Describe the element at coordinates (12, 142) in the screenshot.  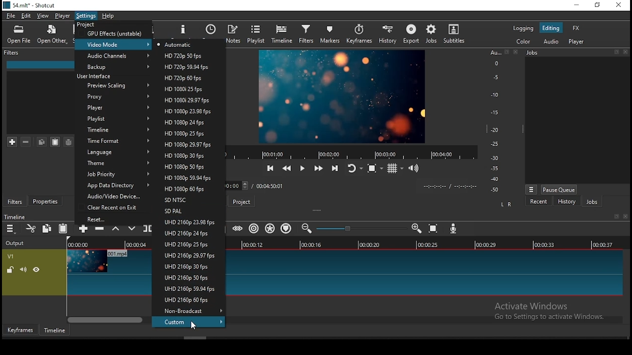
I see `add filter` at that location.